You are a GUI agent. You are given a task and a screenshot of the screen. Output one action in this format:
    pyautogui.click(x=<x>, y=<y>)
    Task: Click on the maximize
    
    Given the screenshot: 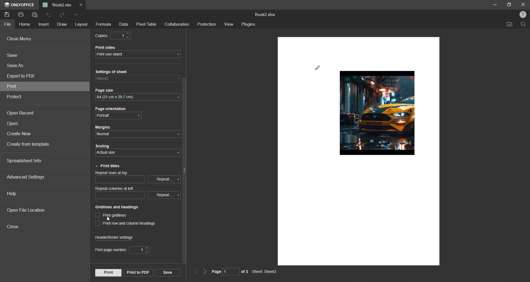 What is the action you would take?
    pyautogui.click(x=509, y=4)
    